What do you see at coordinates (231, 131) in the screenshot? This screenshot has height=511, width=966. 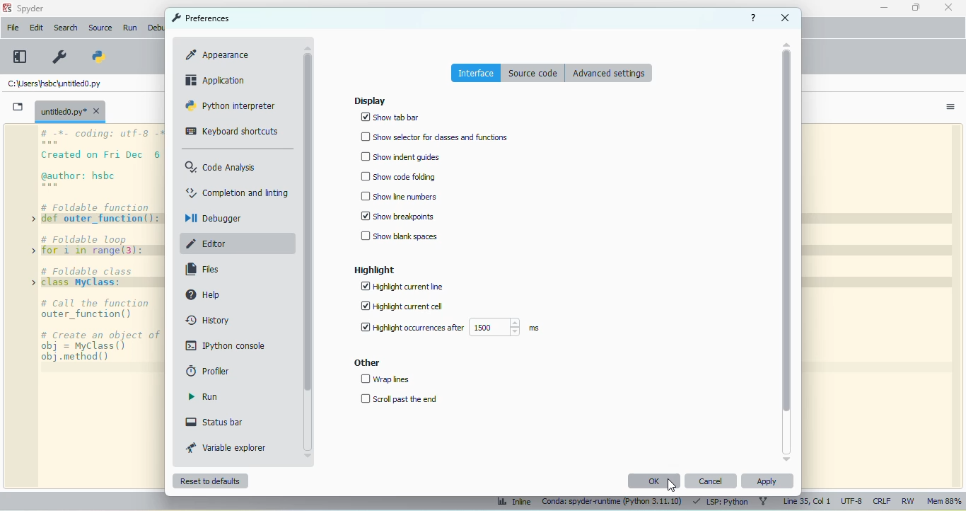 I see `keyboard shortcuts` at bounding box center [231, 131].